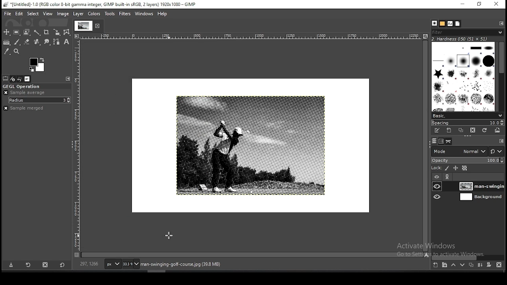  Describe the element at coordinates (457, 24) in the screenshot. I see `document history` at that location.